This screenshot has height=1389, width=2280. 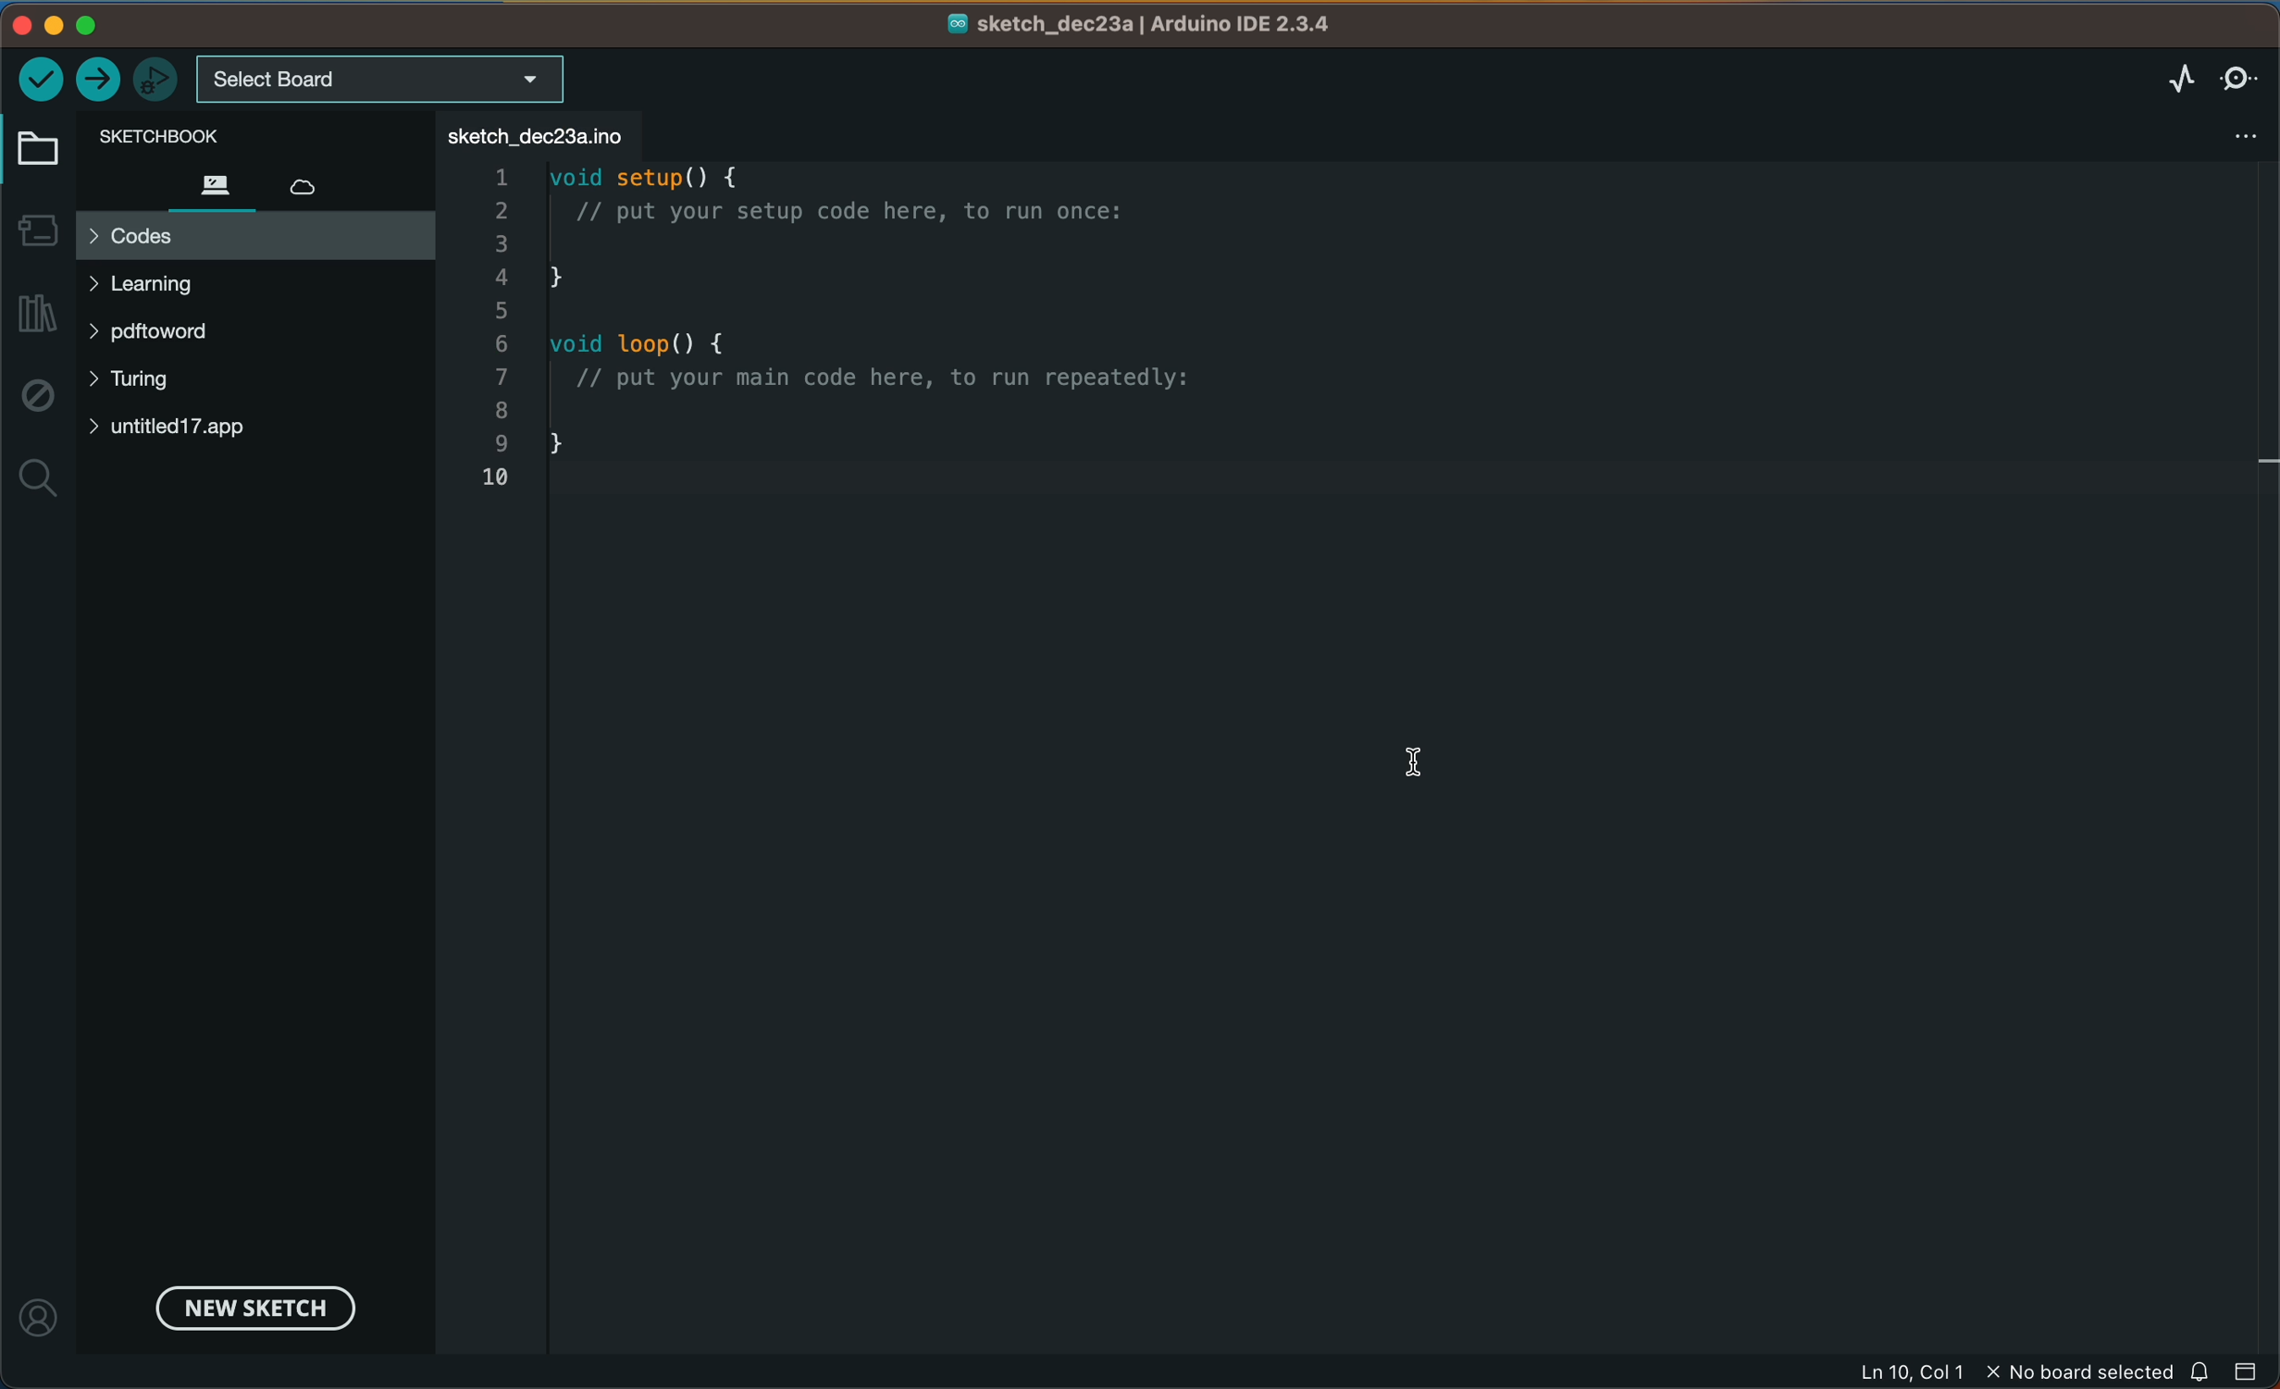 What do you see at coordinates (38, 229) in the screenshot?
I see `board manager` at bounding box center [38, 229].